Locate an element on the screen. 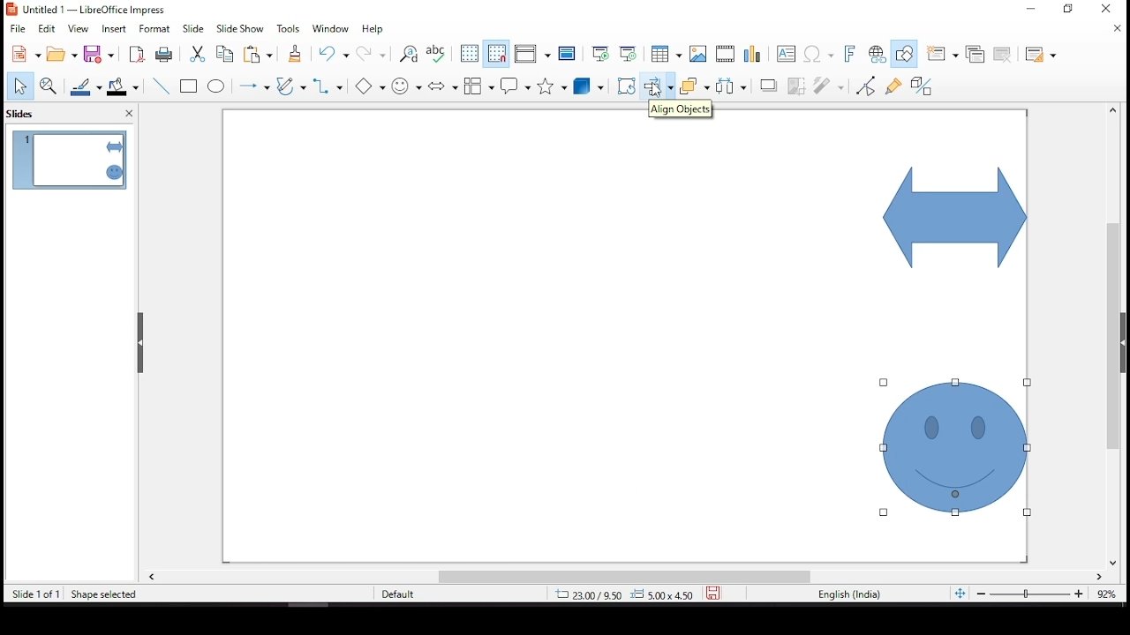  close pane is located at coordinates (131, 113).